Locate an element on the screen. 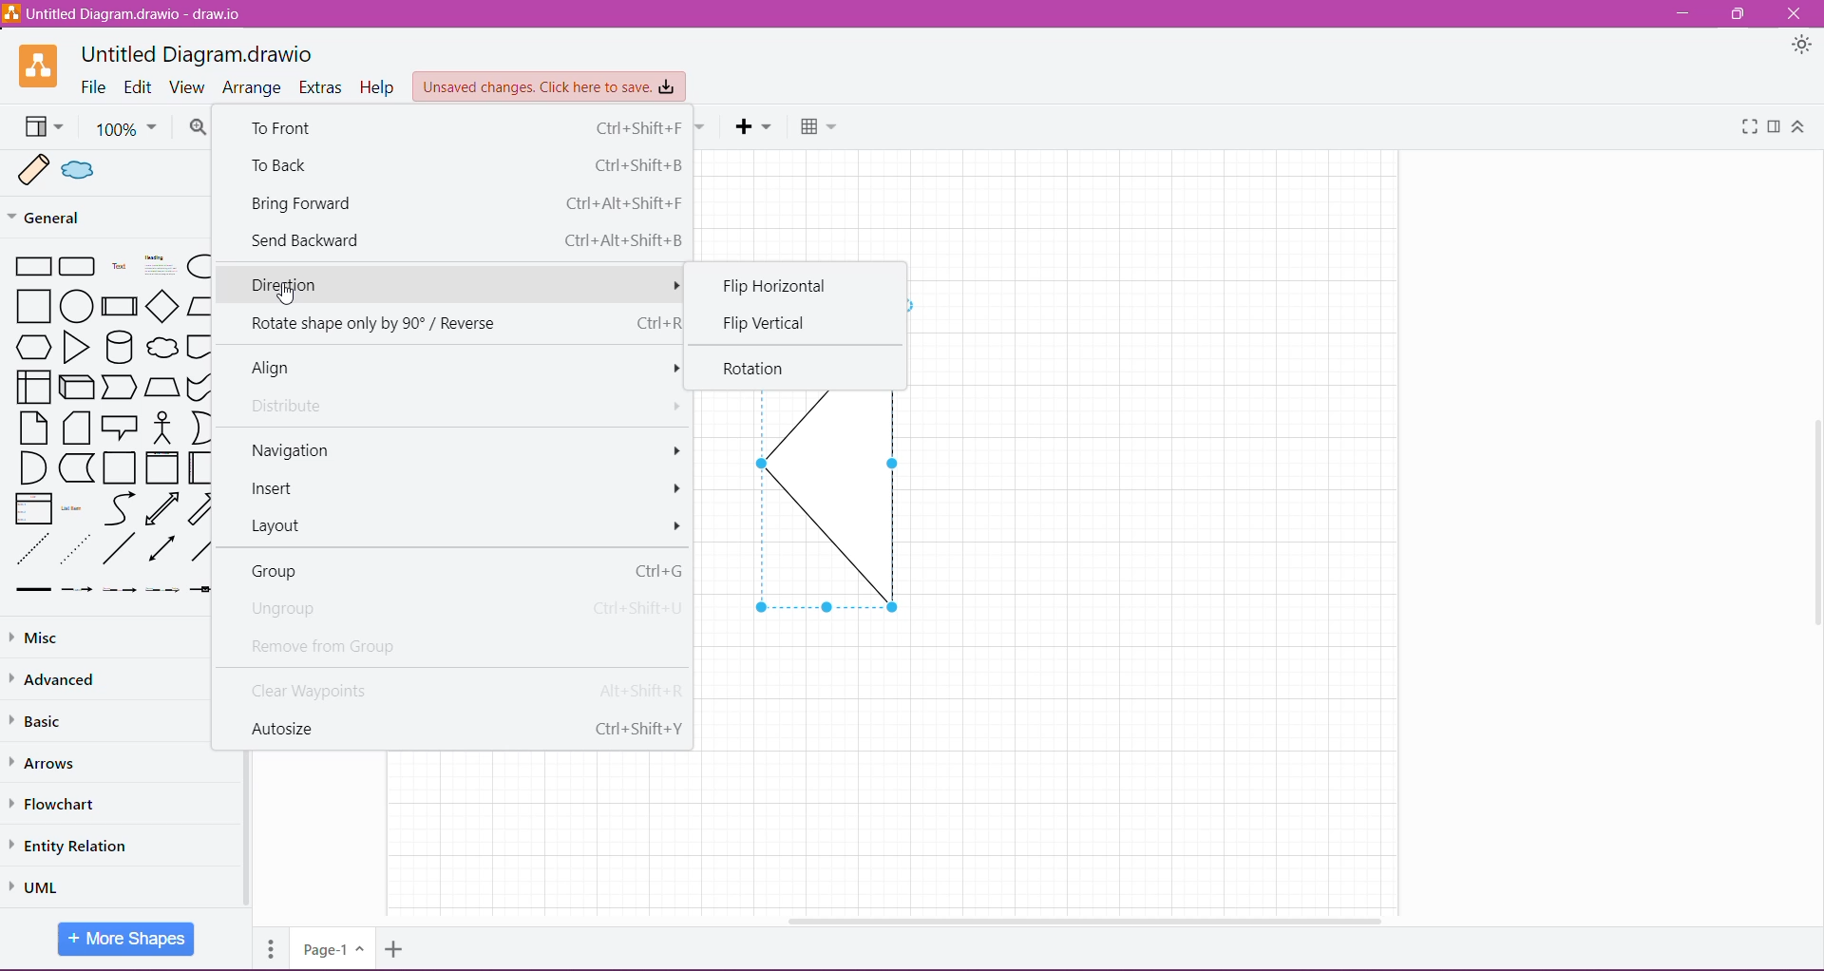 The image size is (1824, 971). Close is located at coordinates (1800, 12).